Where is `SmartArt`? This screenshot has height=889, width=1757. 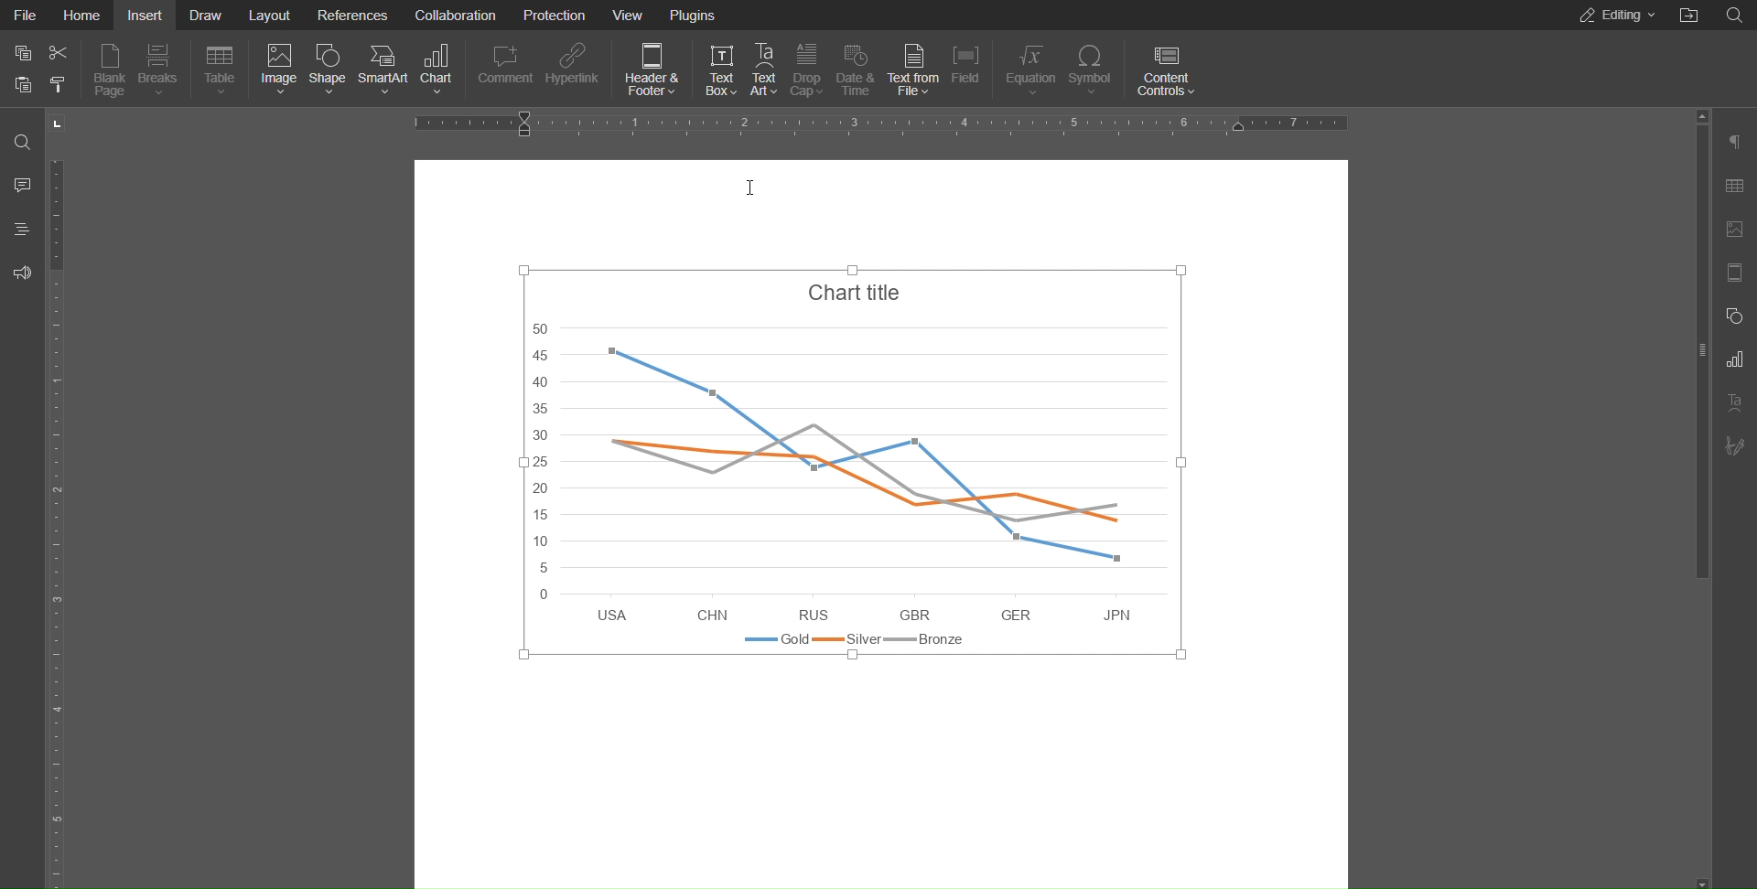
SmartArt is located at coordinates (382, 72).